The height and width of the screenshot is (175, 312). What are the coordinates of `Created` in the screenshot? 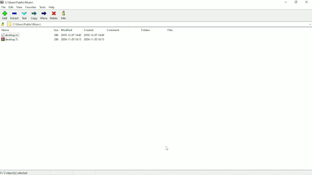 It's located at (89, 30).